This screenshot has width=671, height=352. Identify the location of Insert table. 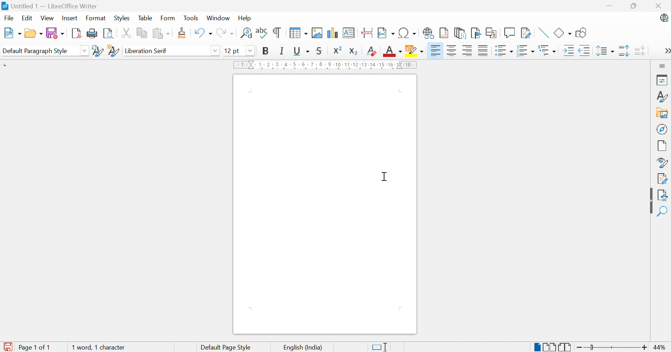
(298, 33).